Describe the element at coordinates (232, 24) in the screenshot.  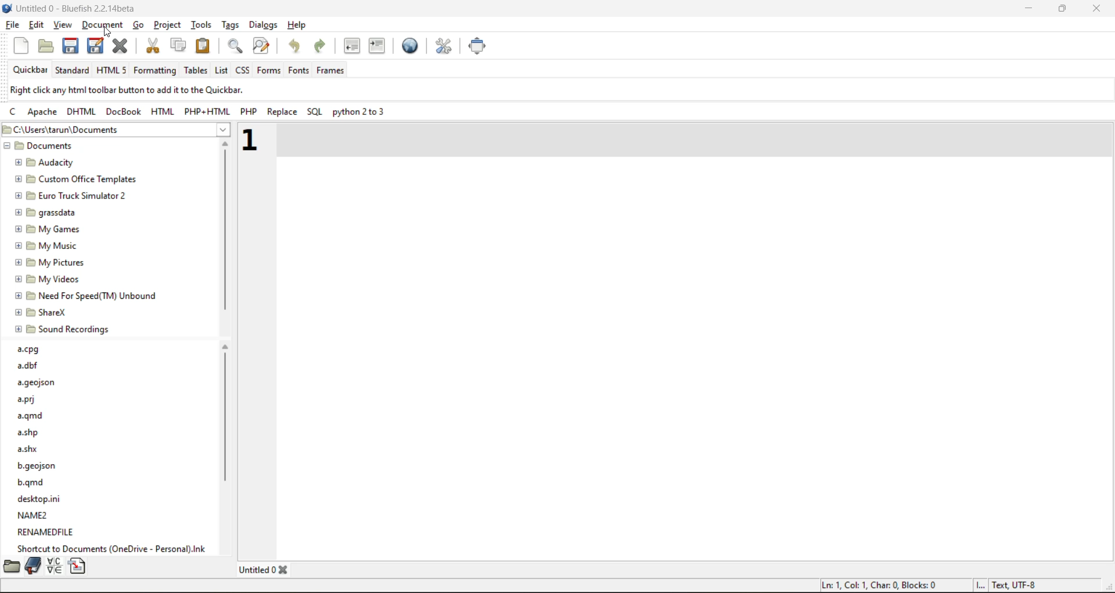
I see `tags` at that location.